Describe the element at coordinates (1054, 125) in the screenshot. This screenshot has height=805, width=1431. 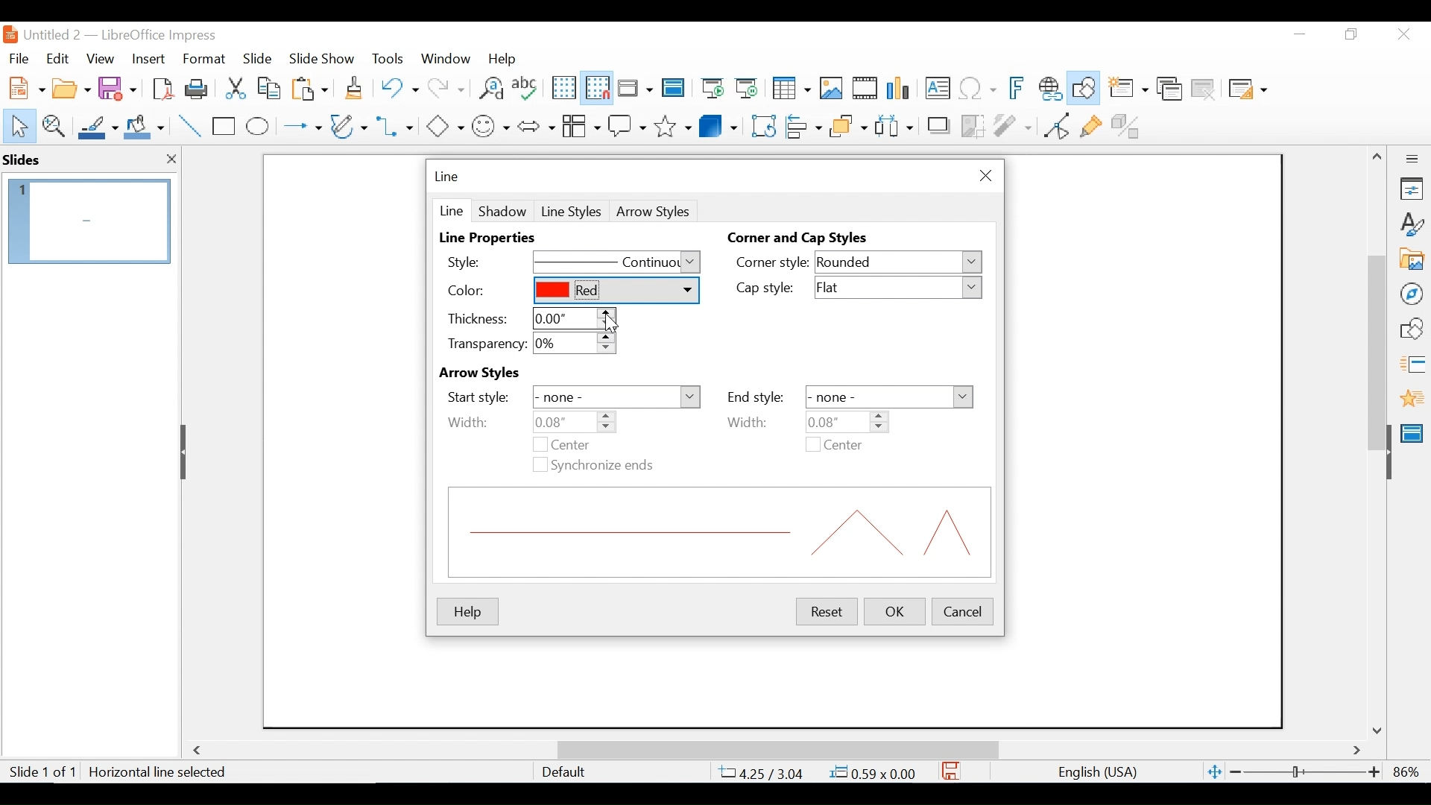
I see `Toggle point Endpoint` at that location.